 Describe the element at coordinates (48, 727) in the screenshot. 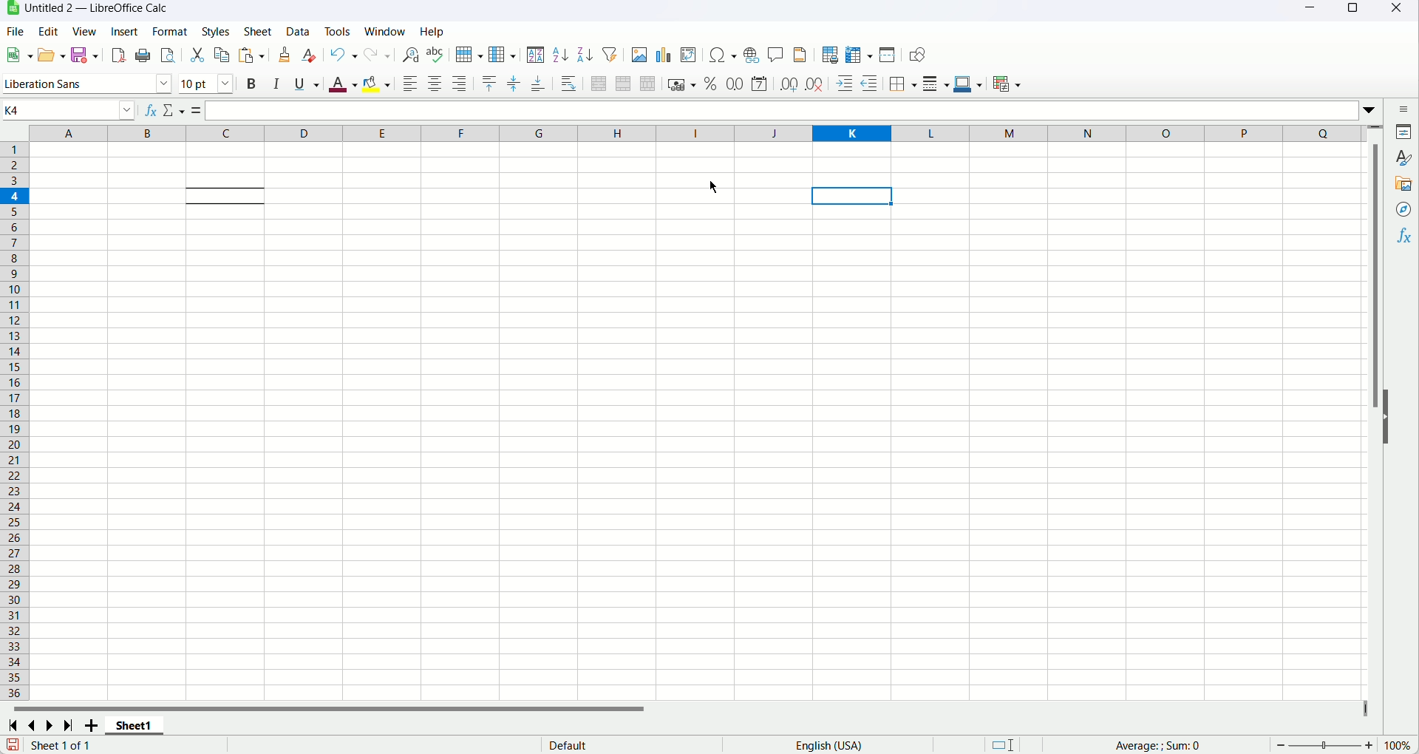

I see `Next sheet` at that location.